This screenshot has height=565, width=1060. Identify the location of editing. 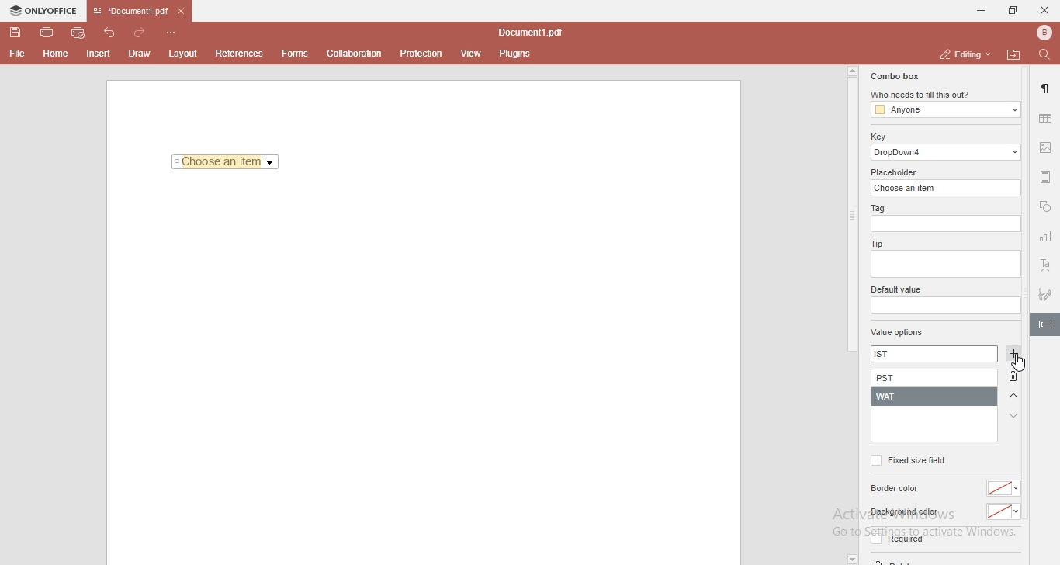
(963, 54).